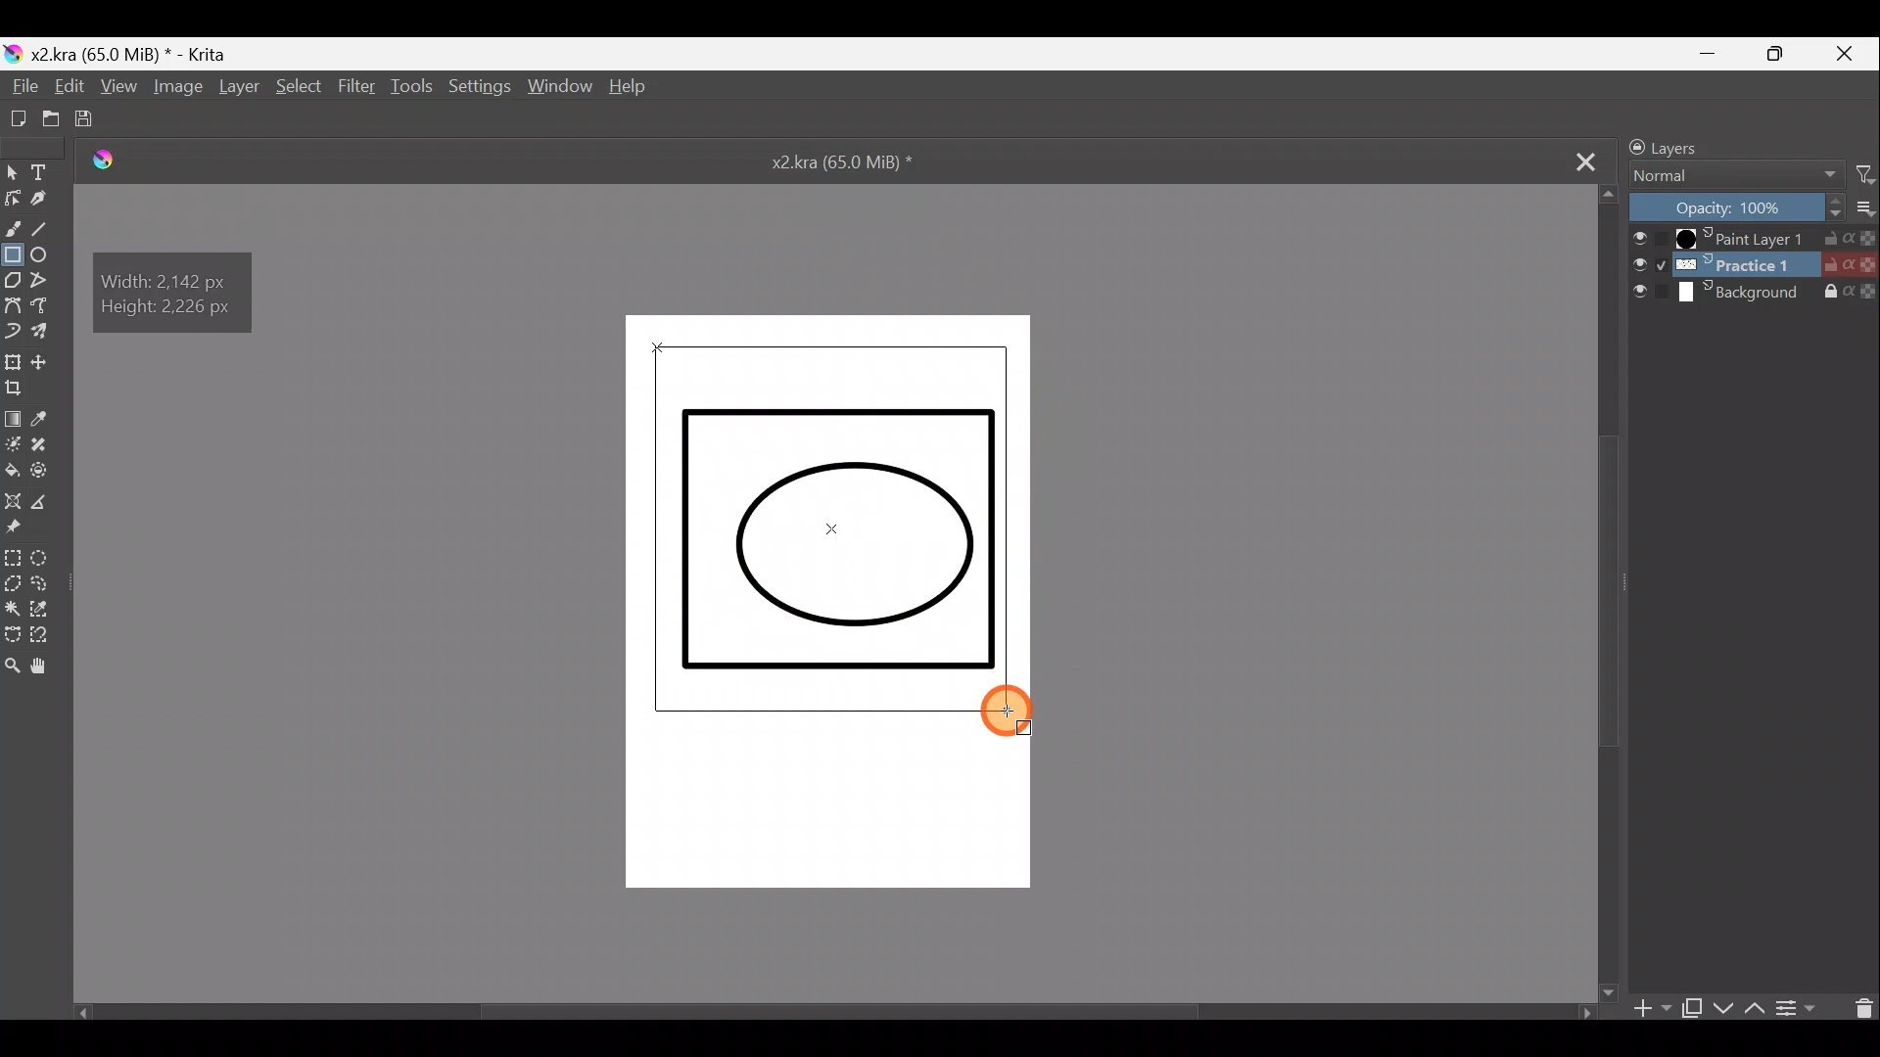 The image size is (1880, 1057). Describe the element at coordinates (1702, 144) in the screenshot. I see `Layers` at that location.